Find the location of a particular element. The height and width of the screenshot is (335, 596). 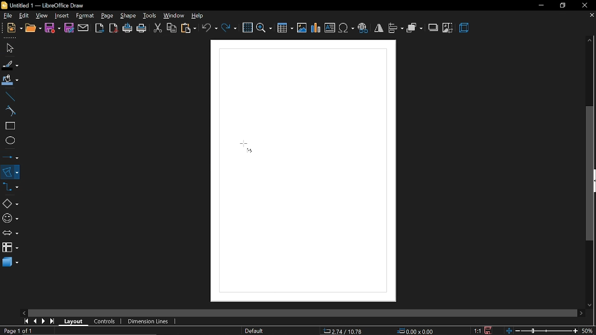

export as pdf is located at coordinates (114, 28).